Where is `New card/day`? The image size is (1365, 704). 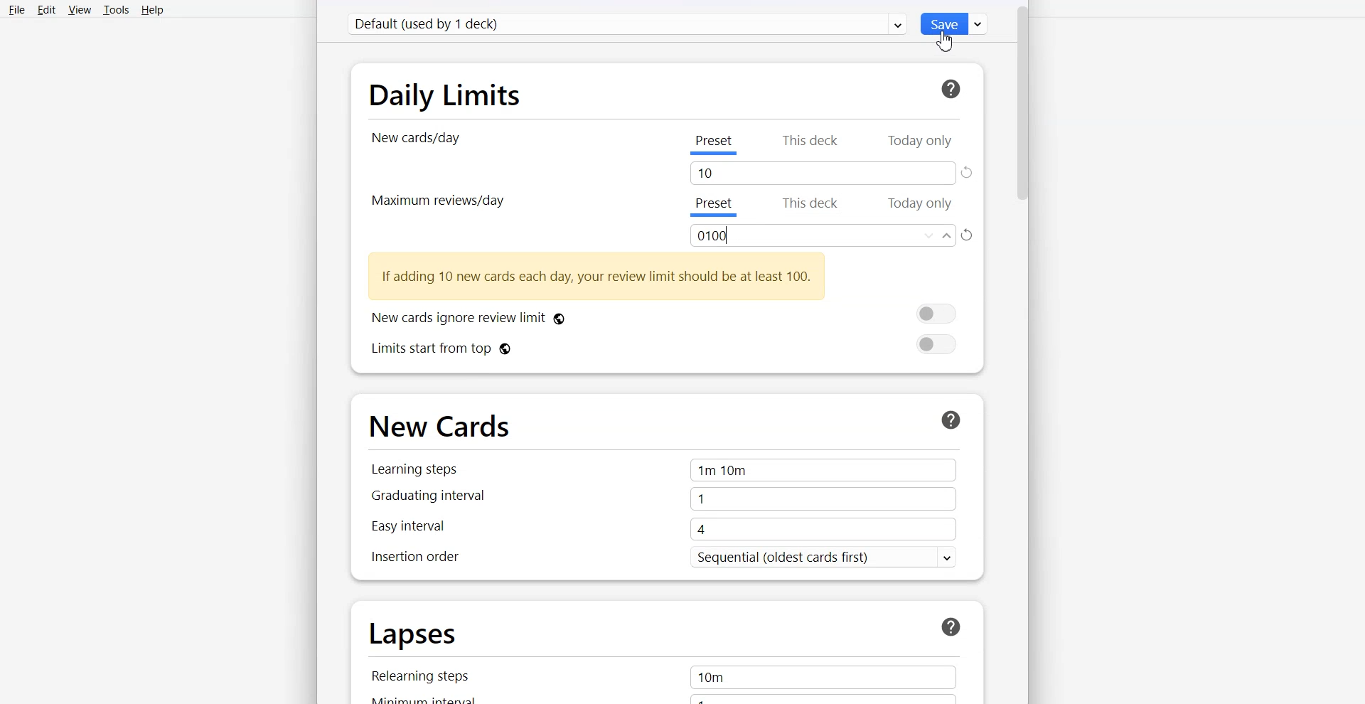 New card/day is located at coordinates (419, 139).